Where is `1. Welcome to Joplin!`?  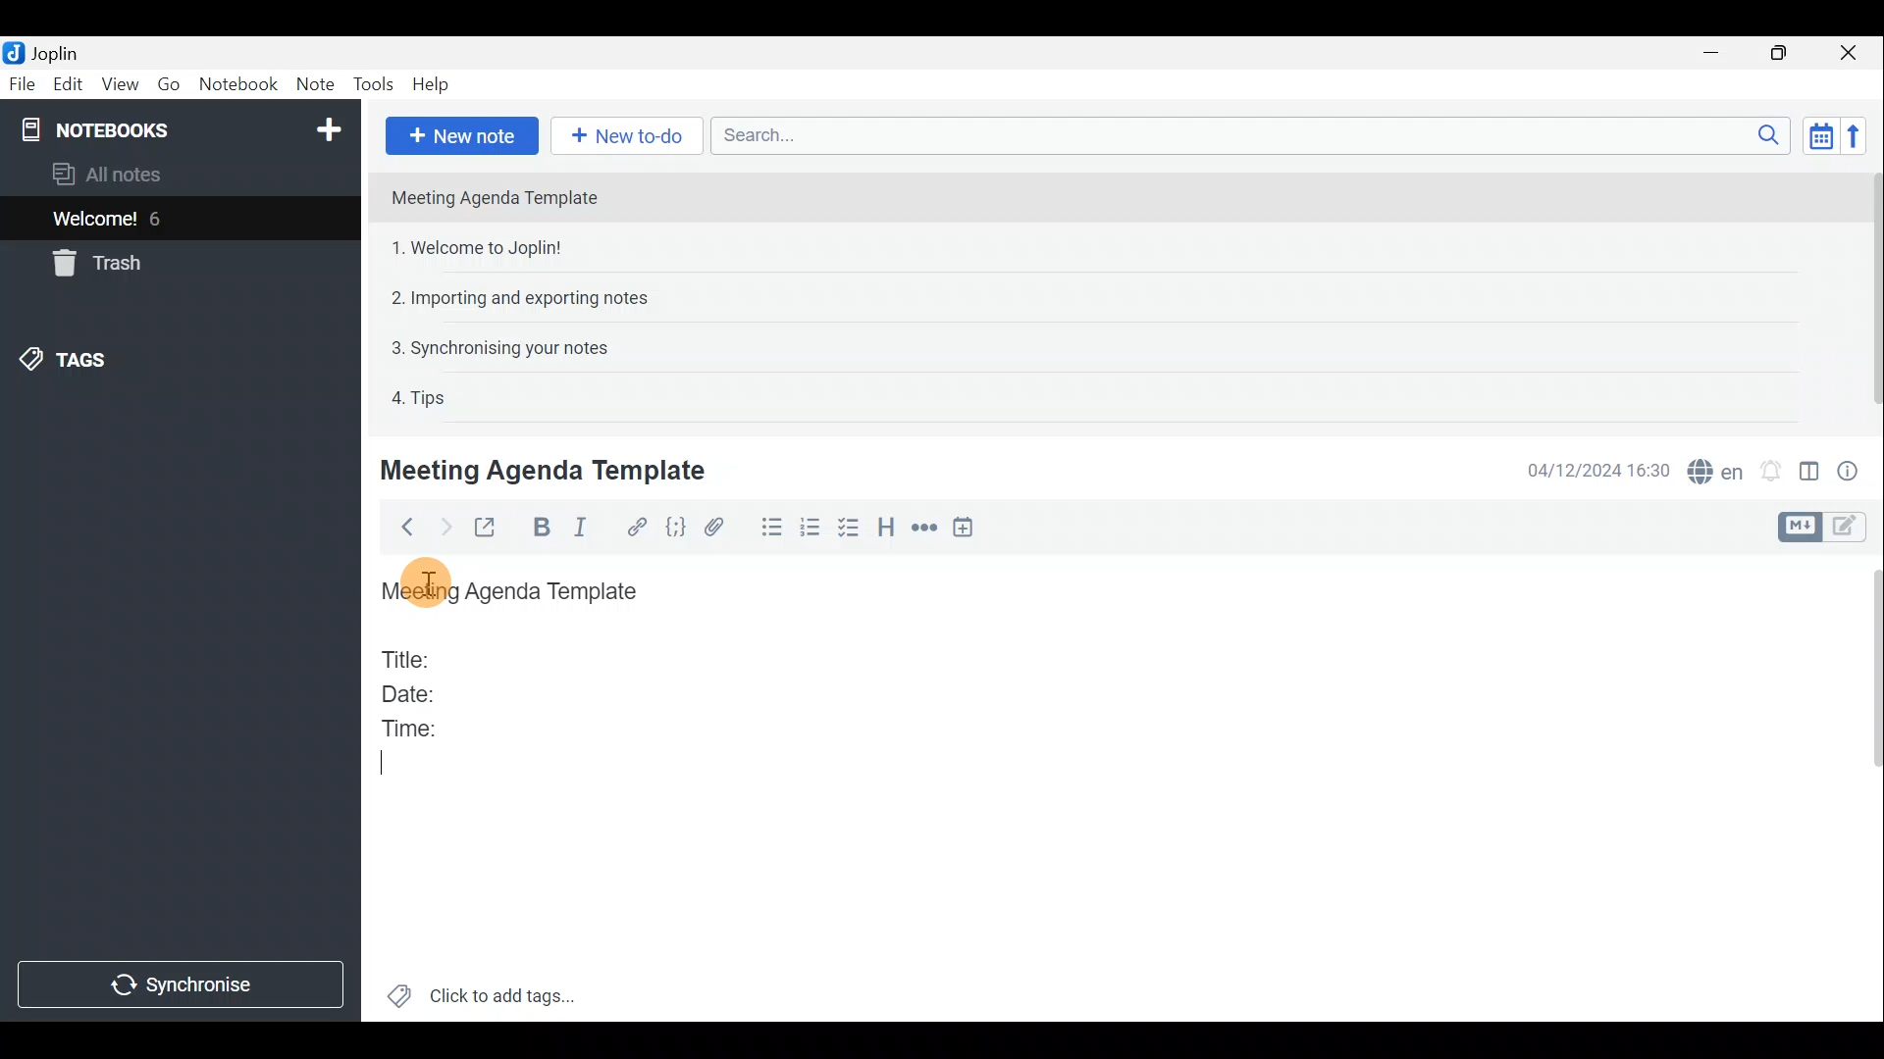
1. Welcome to Joplin! is located at coordinates (483, 247).